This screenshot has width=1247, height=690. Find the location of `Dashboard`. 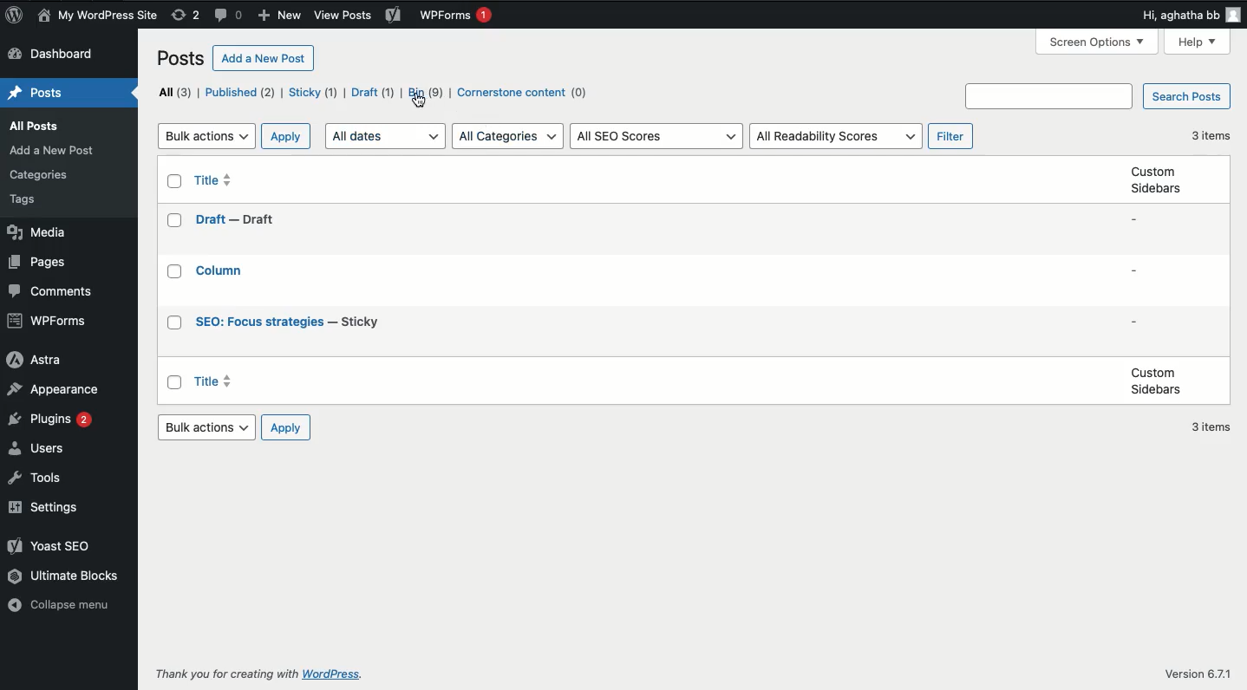

Dashboard is located at coordinates (59, 55).